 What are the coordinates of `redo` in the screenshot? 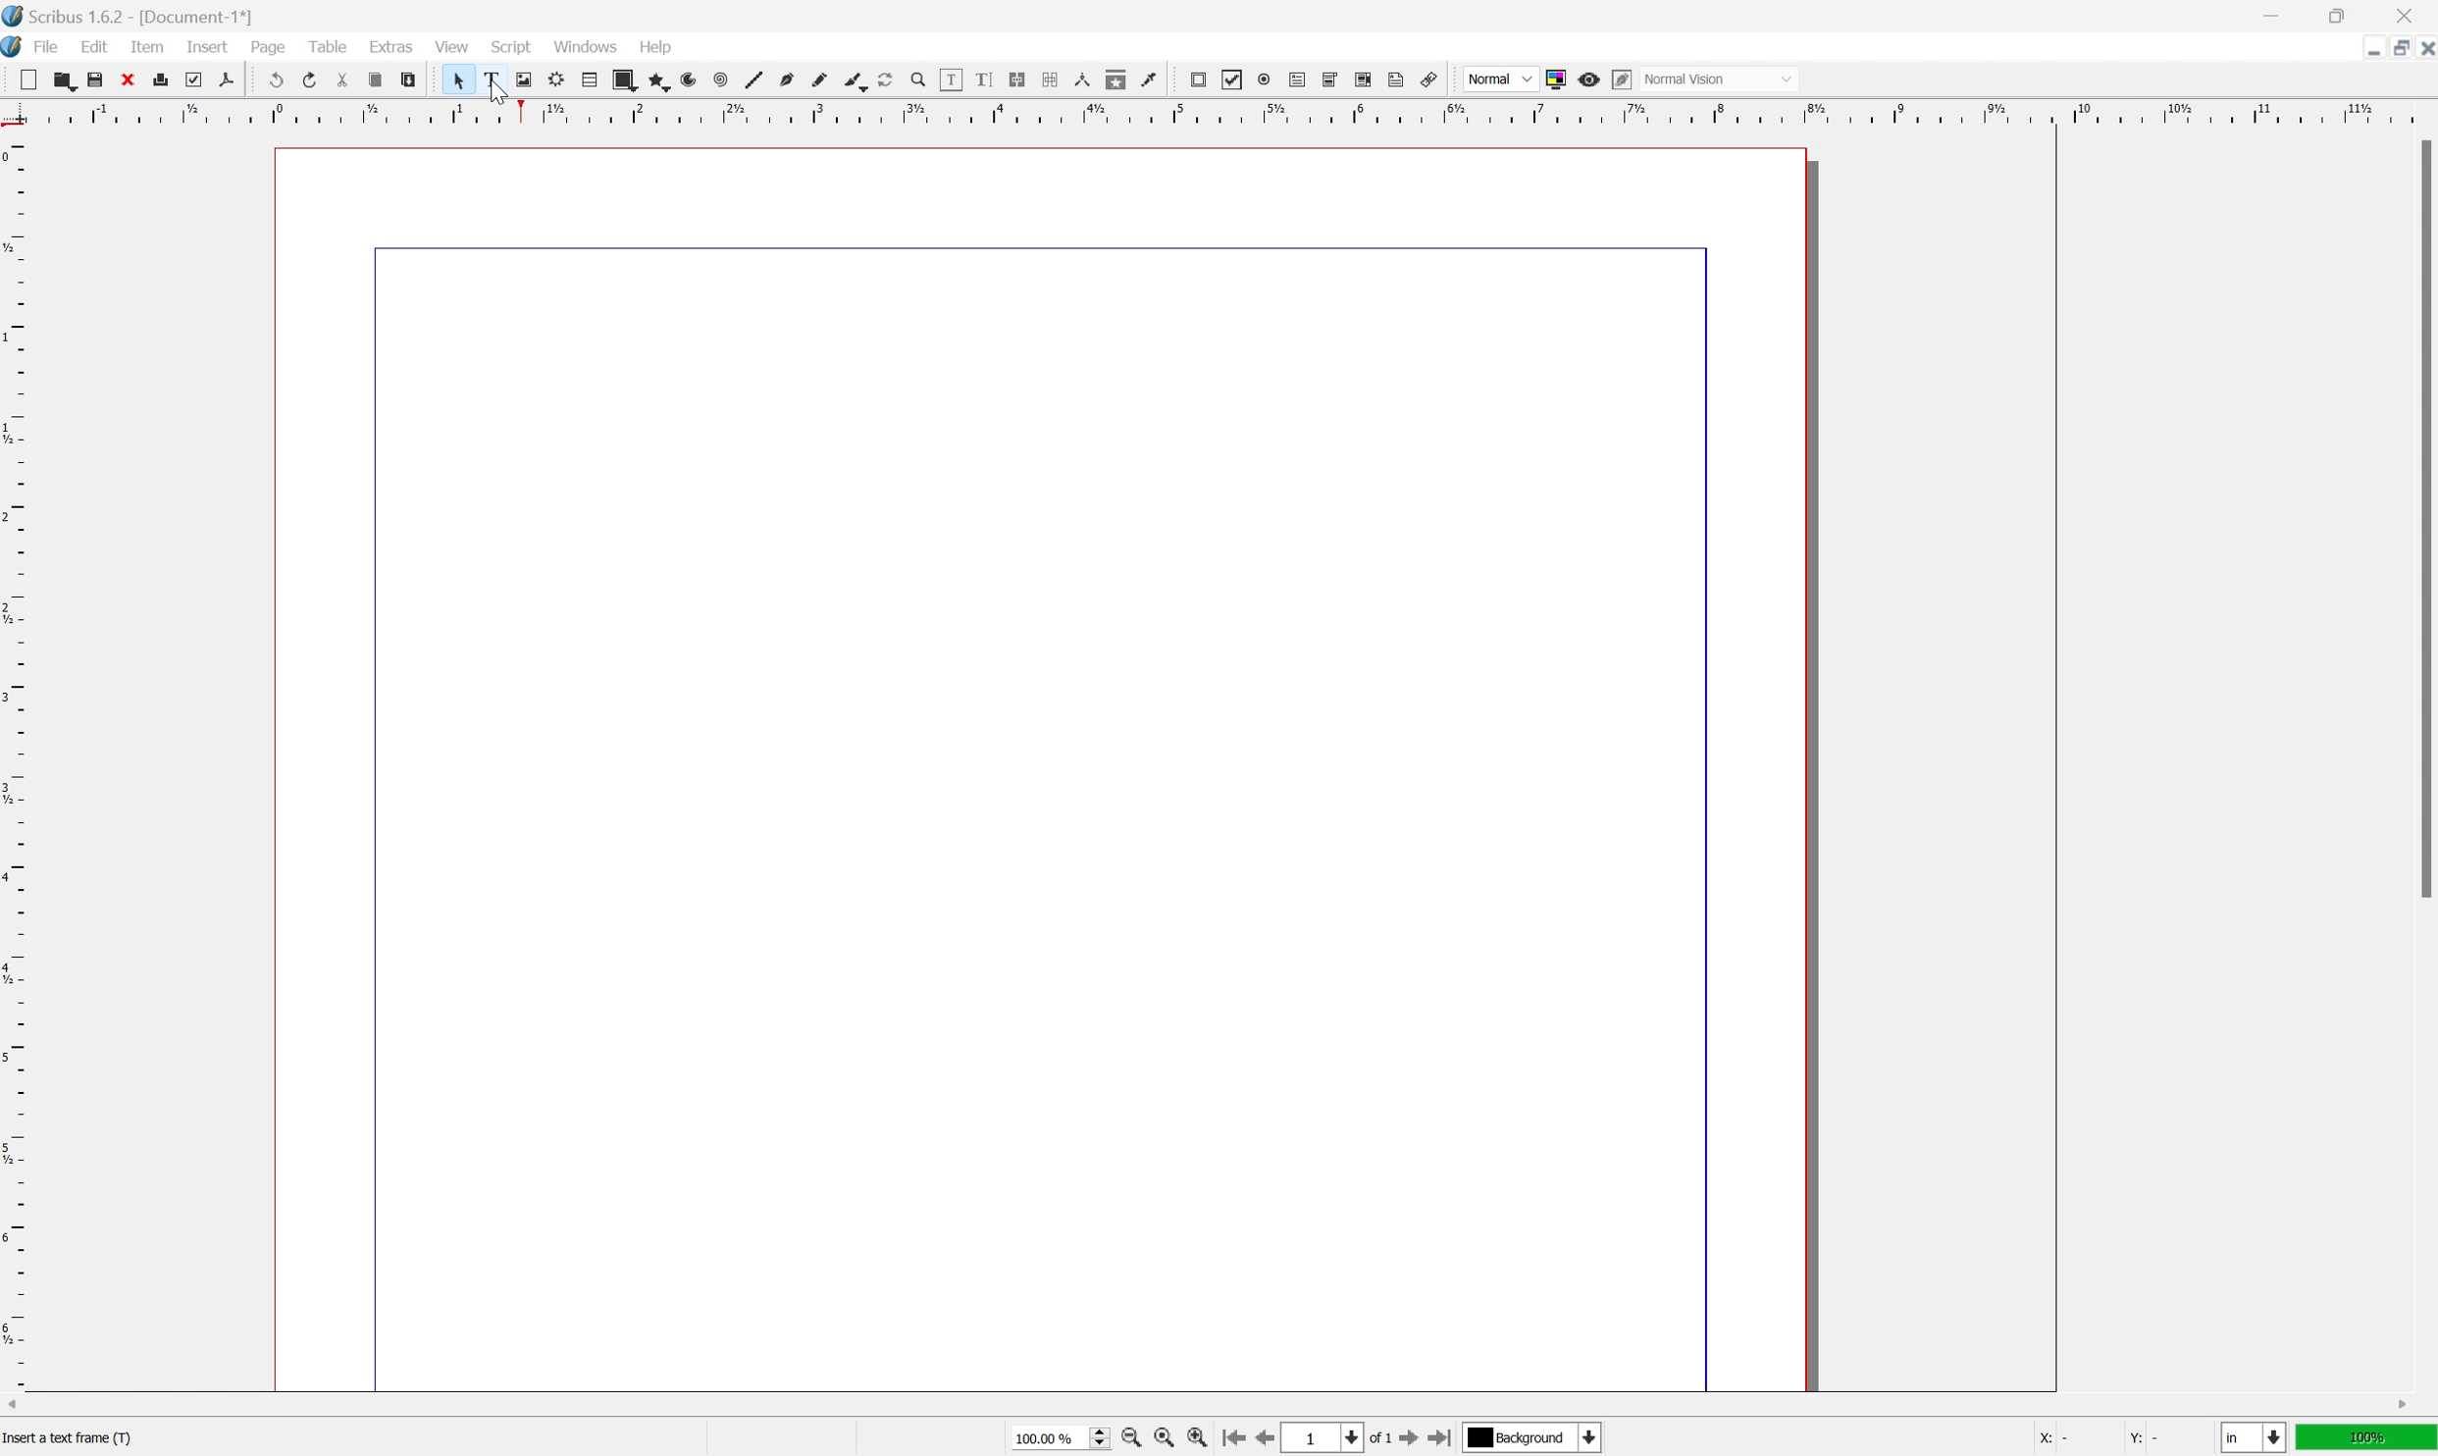 It's located at (310, 78).